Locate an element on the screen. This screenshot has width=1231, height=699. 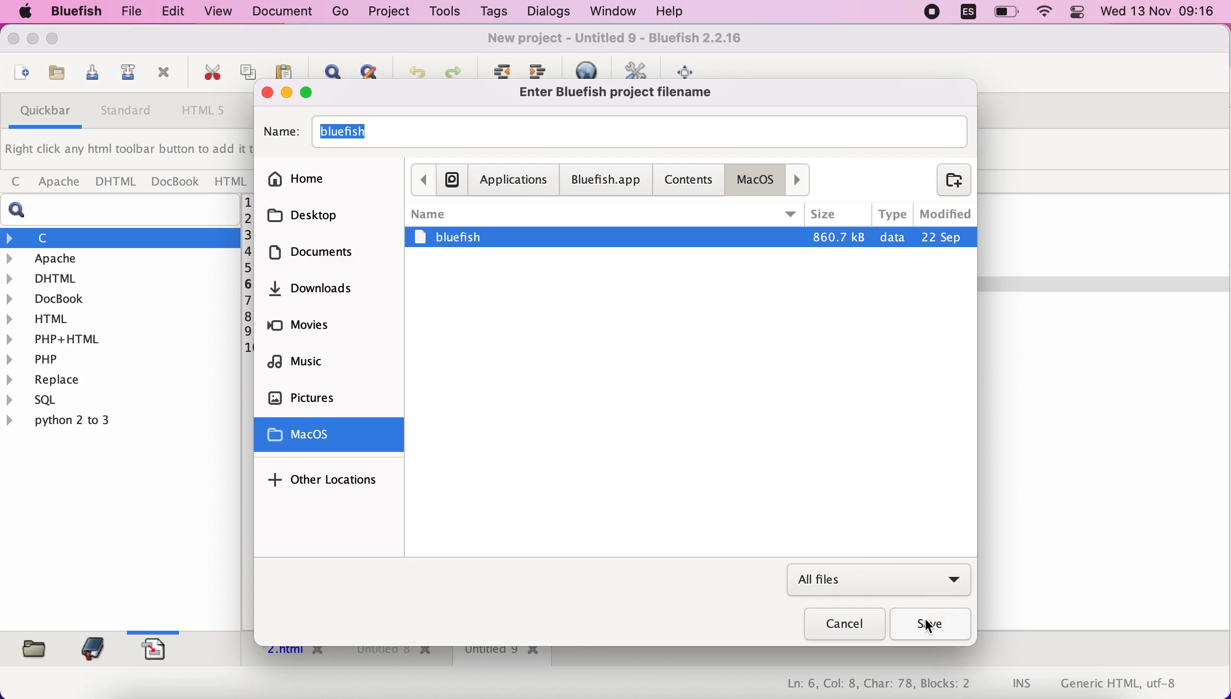
other locations is located at coordinates (326, 479).